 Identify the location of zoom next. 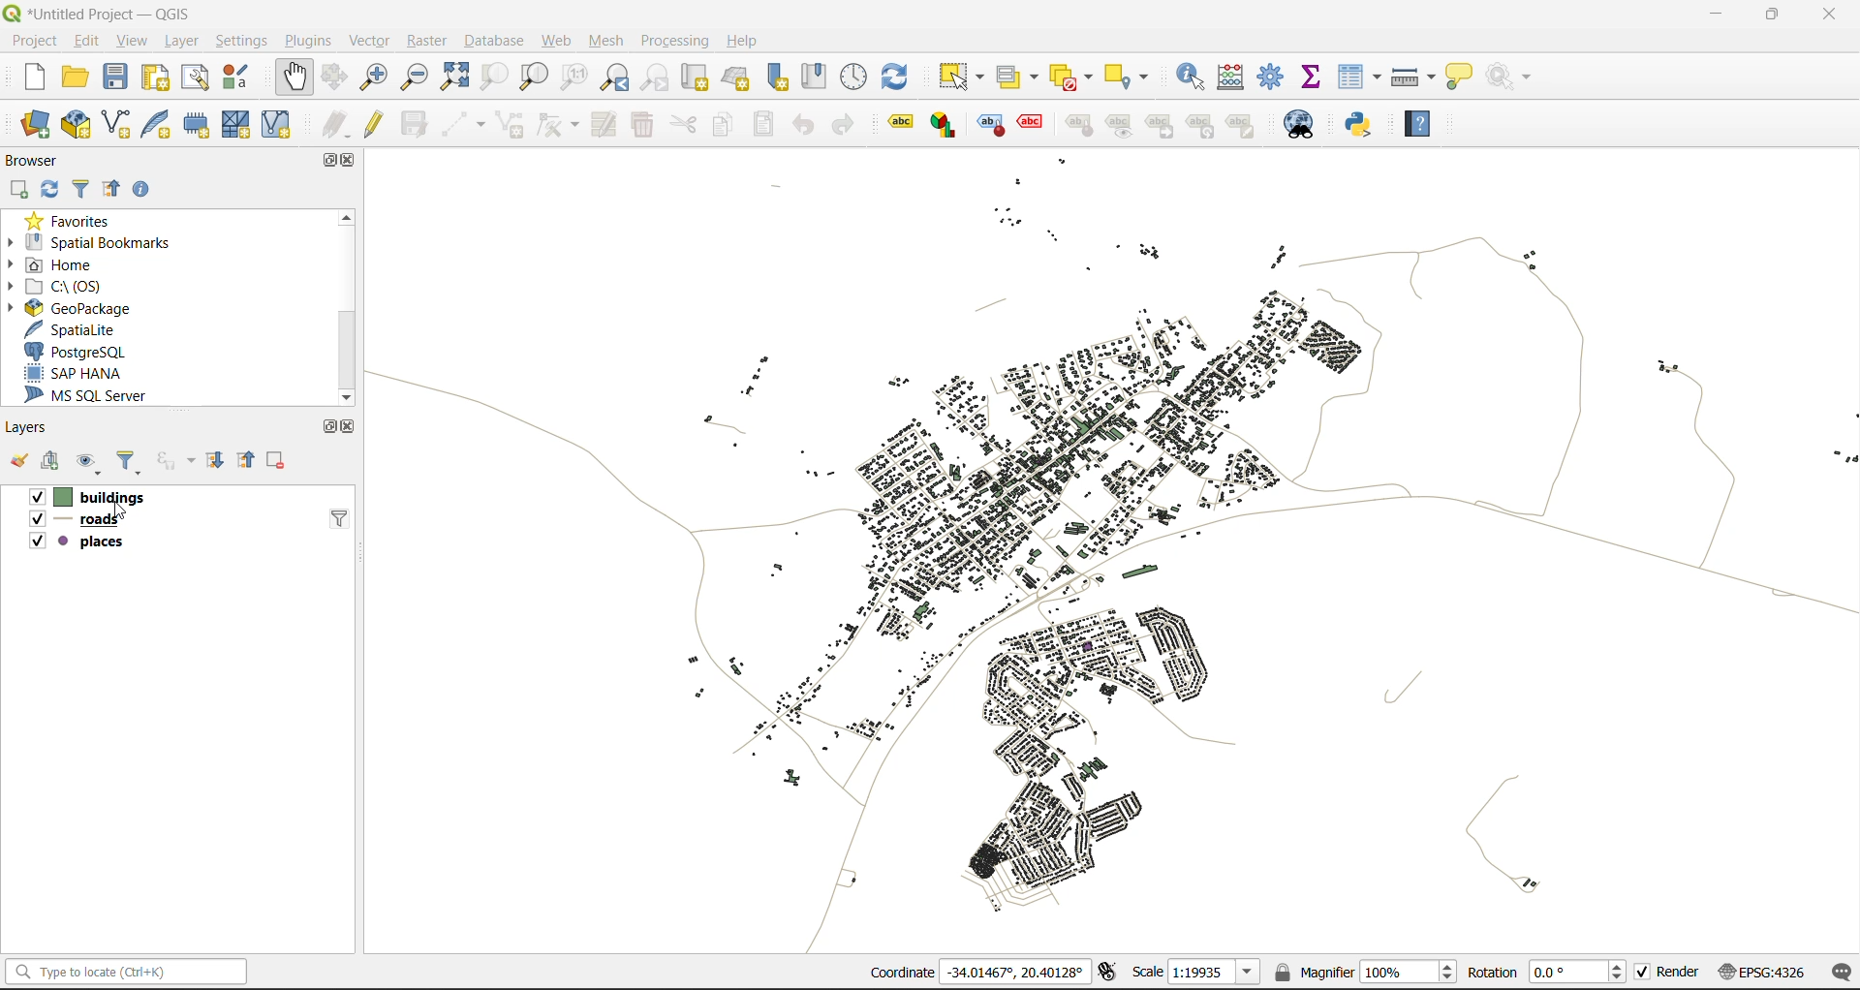
(661, 77).